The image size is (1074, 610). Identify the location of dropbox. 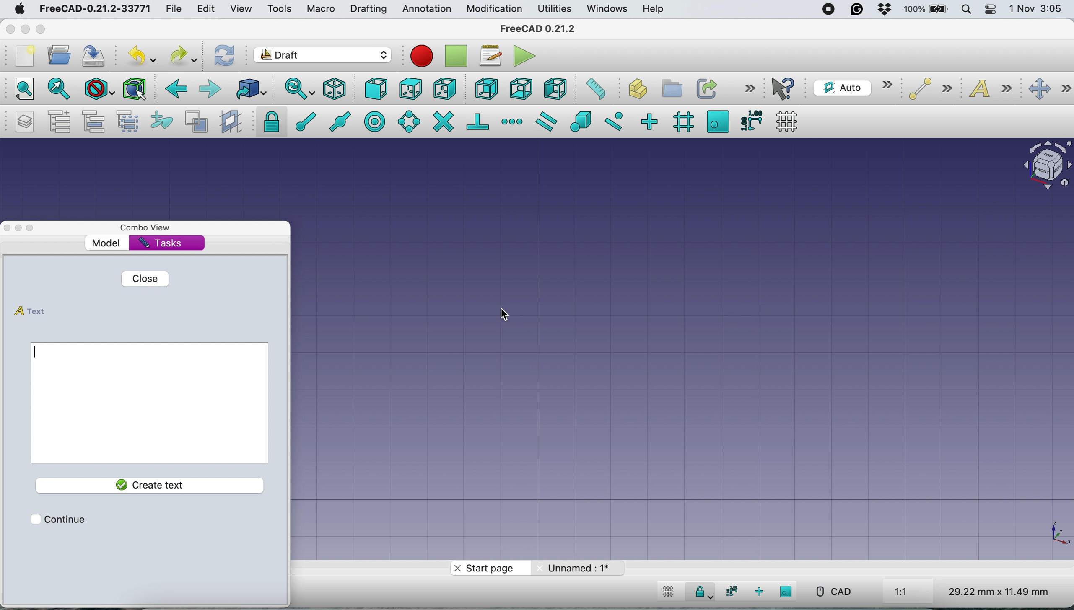
(885, 10).